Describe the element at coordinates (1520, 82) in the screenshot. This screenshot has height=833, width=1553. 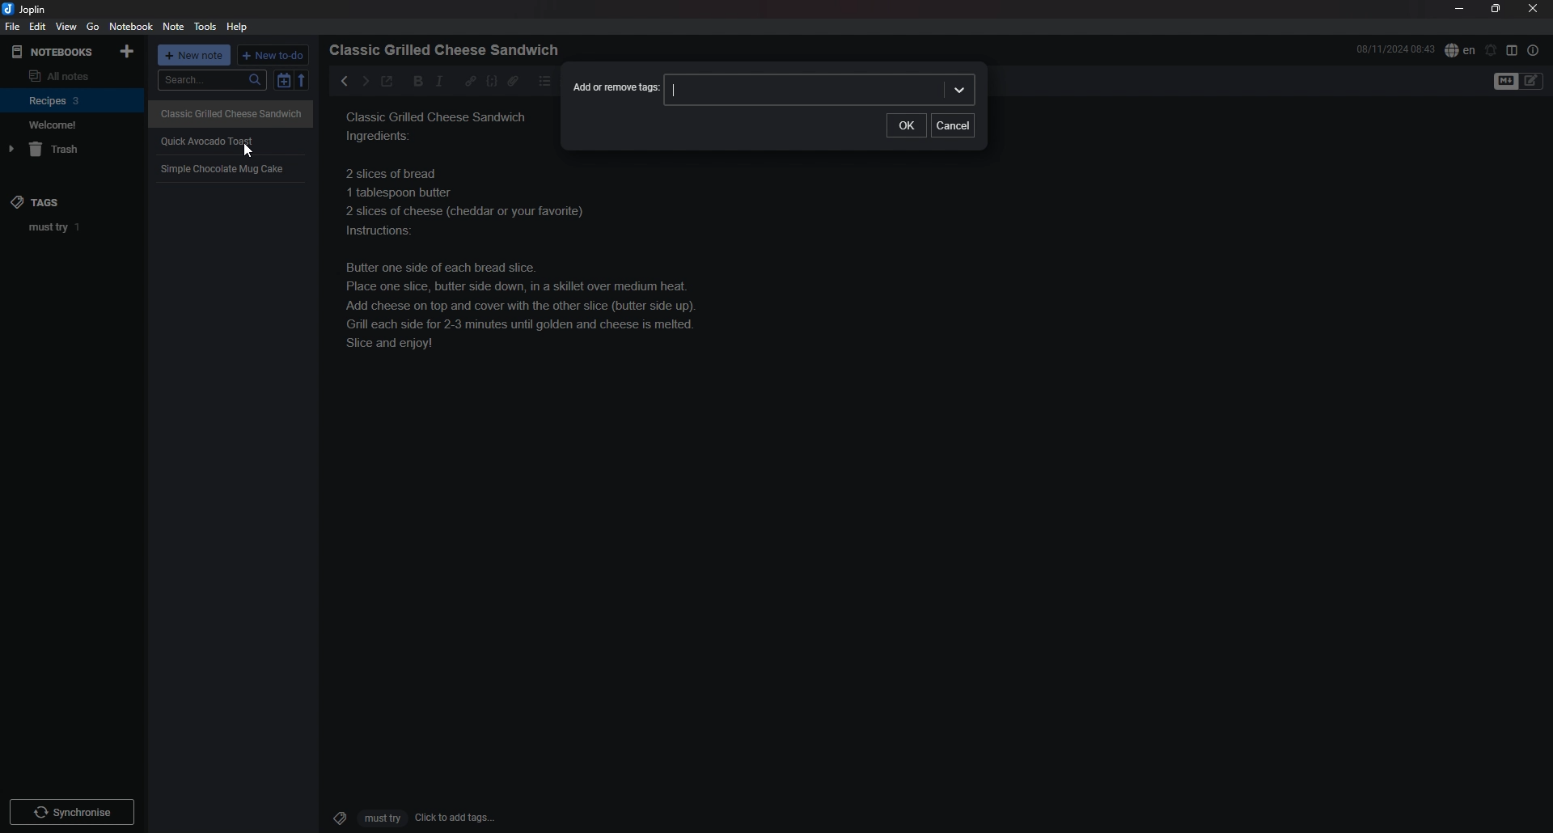
I see `toggle editor` at that location.